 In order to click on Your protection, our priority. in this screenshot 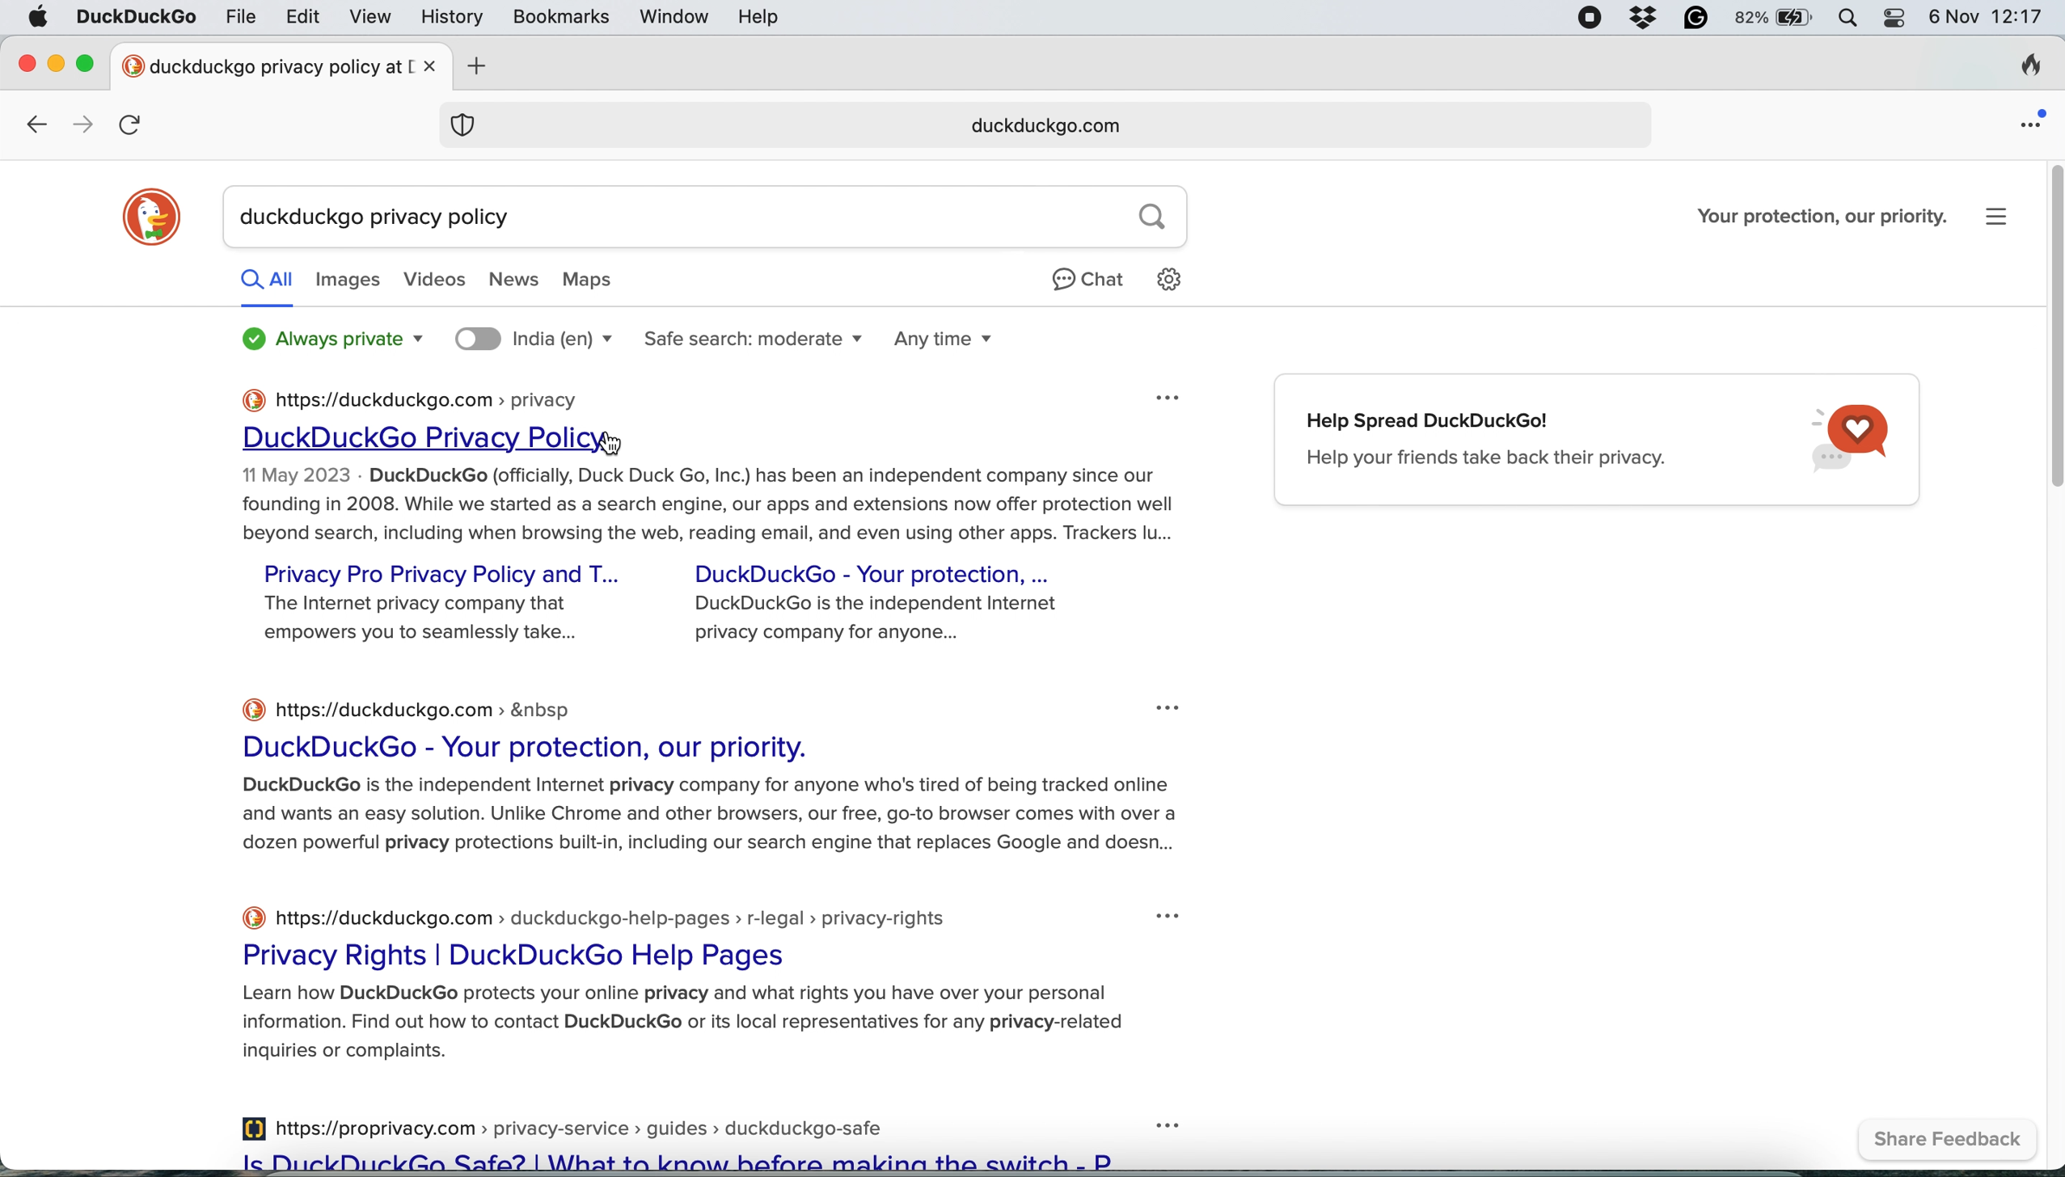, I will do `click(1822, 215)`.